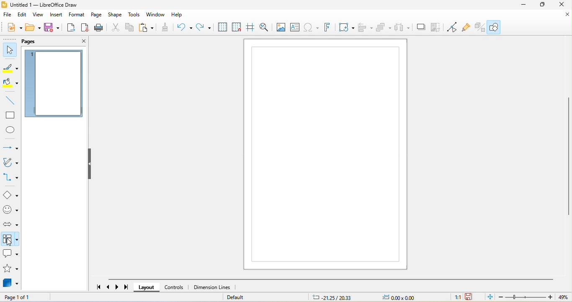 This screenshot has height=302, width=572. I want to click on cut, so click(116, 28).